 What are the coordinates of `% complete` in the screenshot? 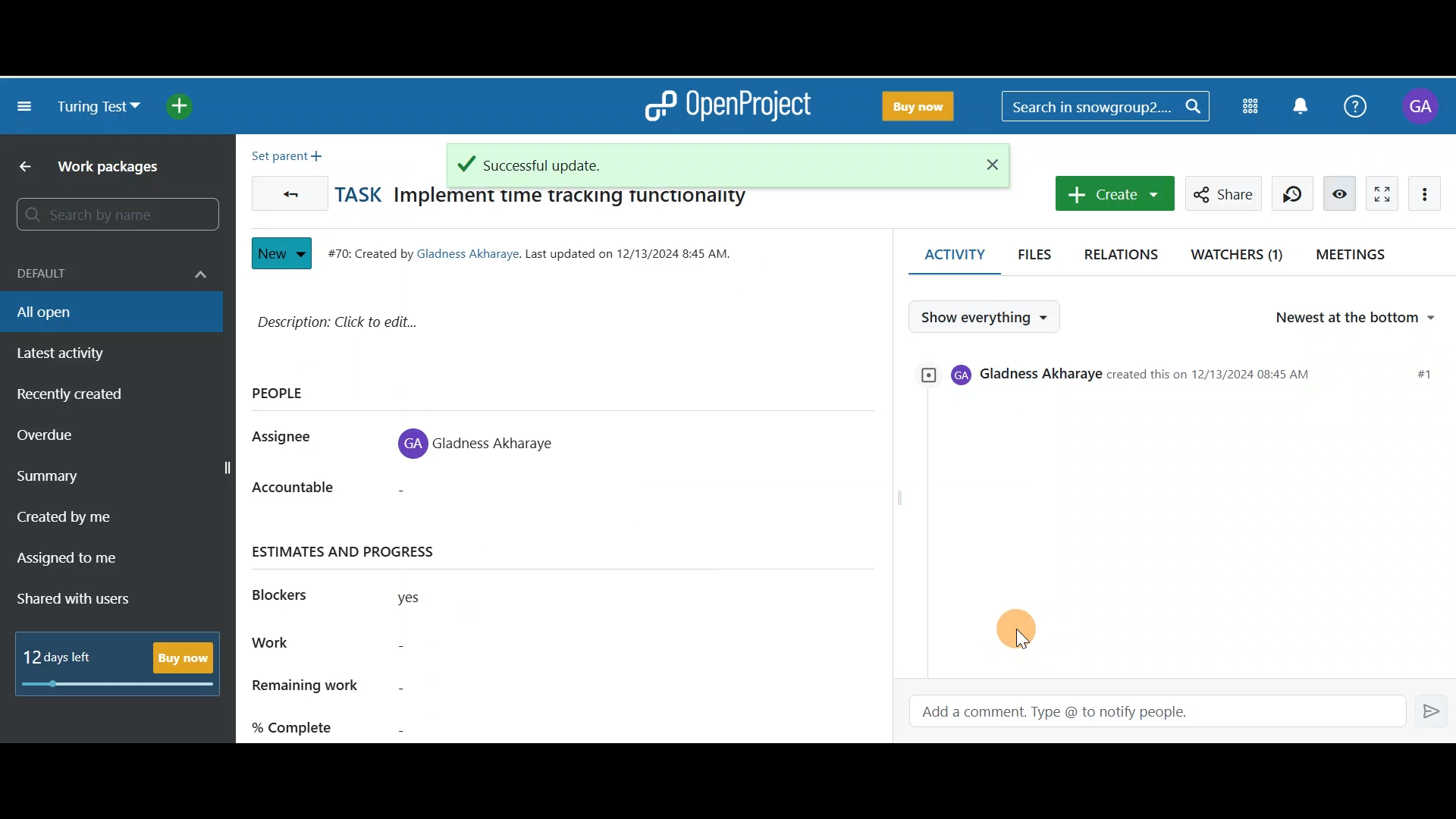 It's located at (404, 724).